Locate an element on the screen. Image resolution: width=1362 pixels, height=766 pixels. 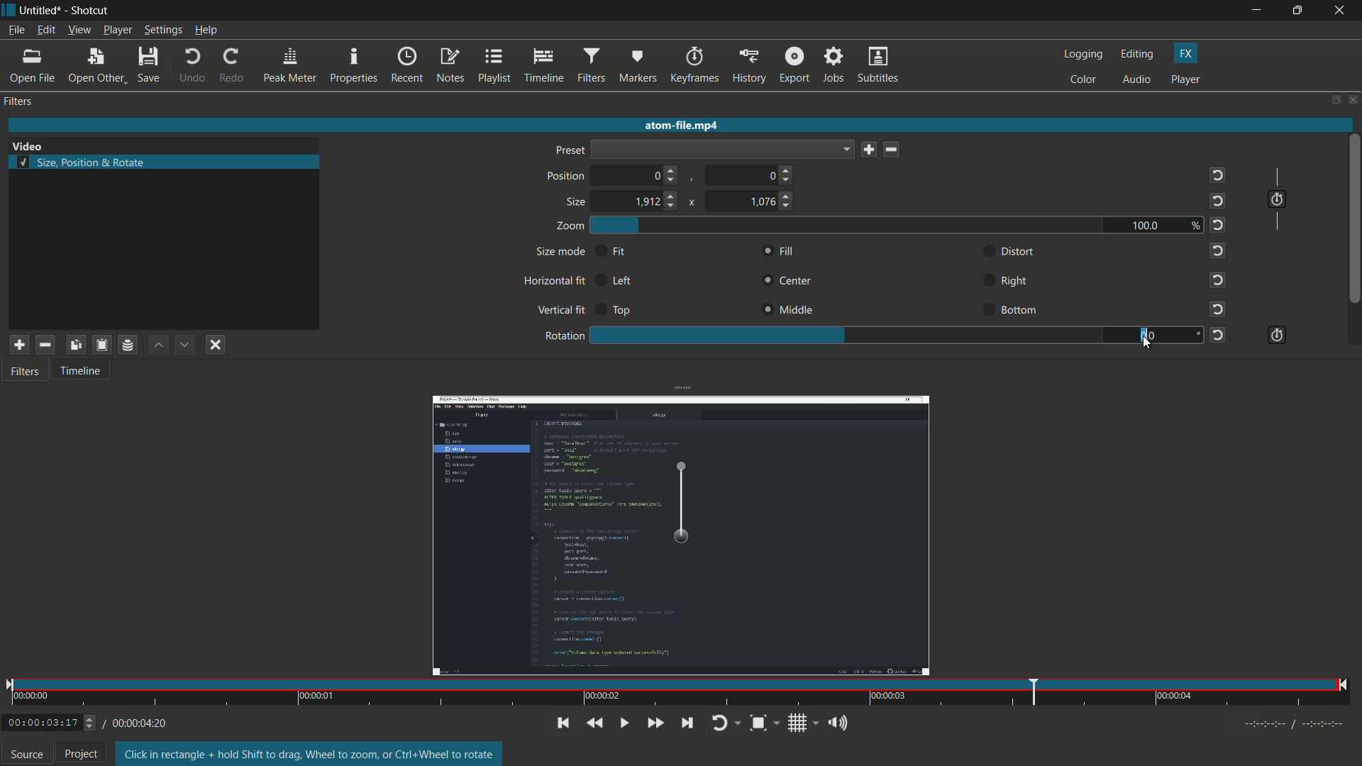
open other is located at coordinates (92, 66).